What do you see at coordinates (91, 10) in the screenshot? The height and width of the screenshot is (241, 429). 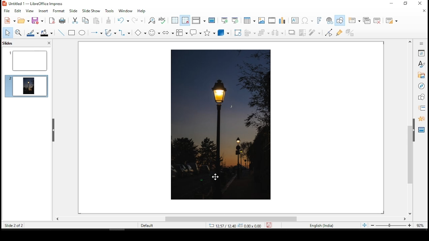 I see `slide show` at bounding box center [91, 10].